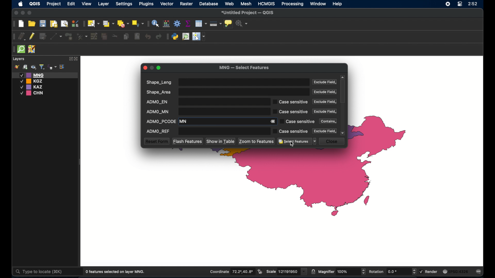 This screenshot has height=278, width=495. What do you see at coordinates (13, 24) in the screenshot?
I see `project toolbar` at bounding box center [13, 24].